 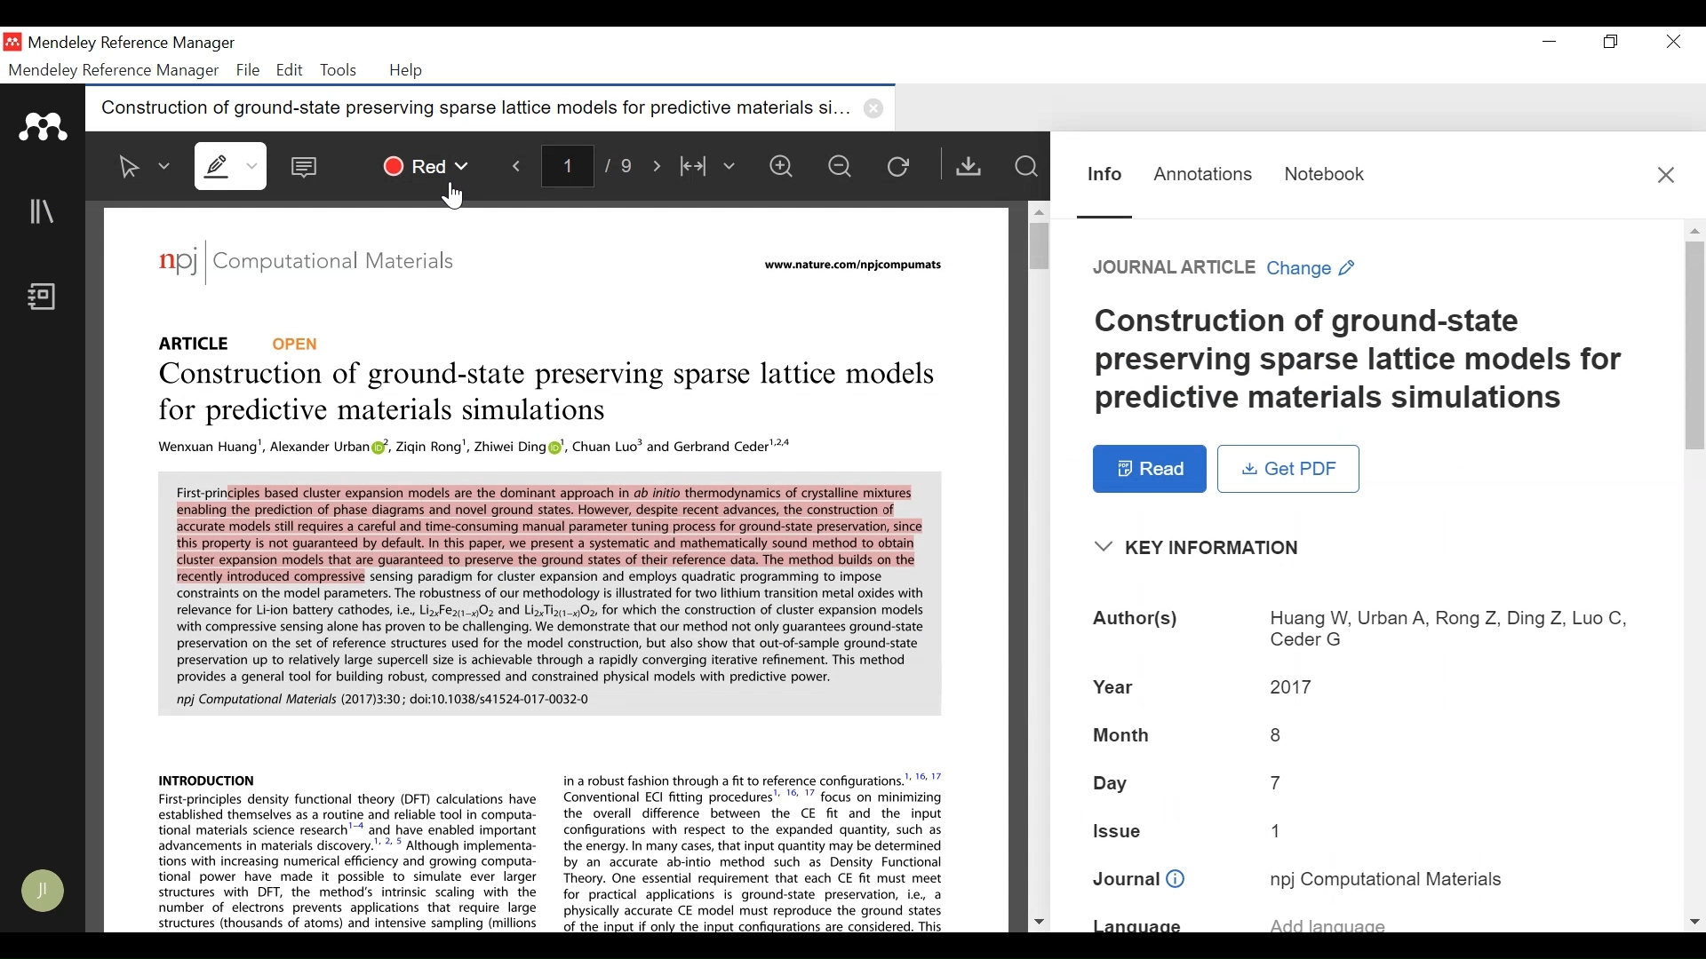 What do you see at coordinates (474, 107) in the screenshot?
I see `Construction of ground-state preserving sparse  lattice models for predictive materials si...` at bounding box center [474, 107].